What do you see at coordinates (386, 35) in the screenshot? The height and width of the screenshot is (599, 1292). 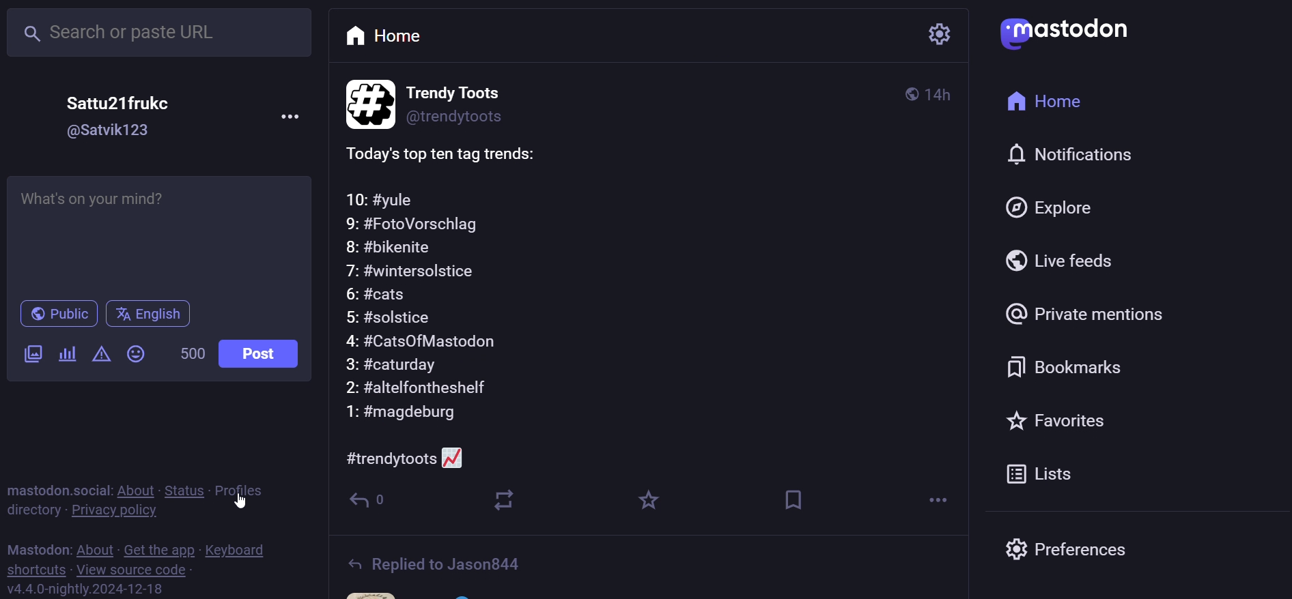 I see `home` at bounding box center [386, 35].